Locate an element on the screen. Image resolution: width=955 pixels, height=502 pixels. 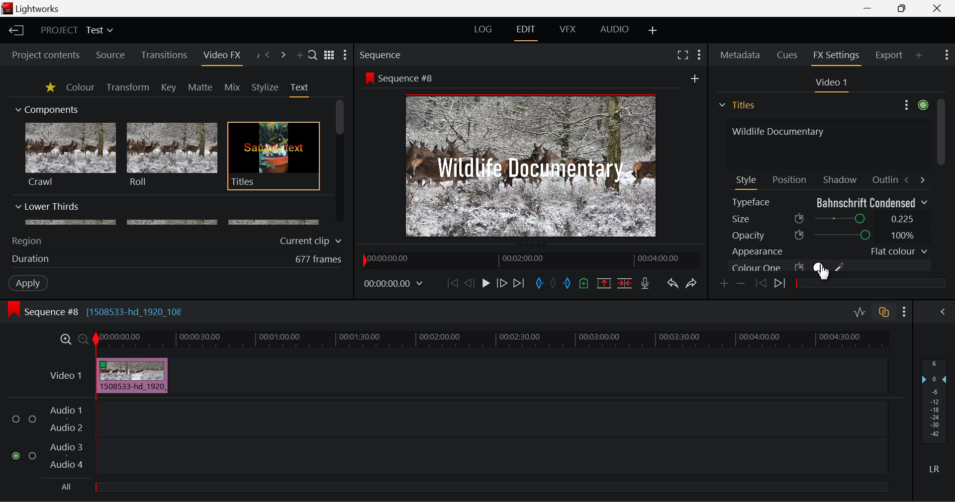
Show Settings is located at coordinates (345, 55).